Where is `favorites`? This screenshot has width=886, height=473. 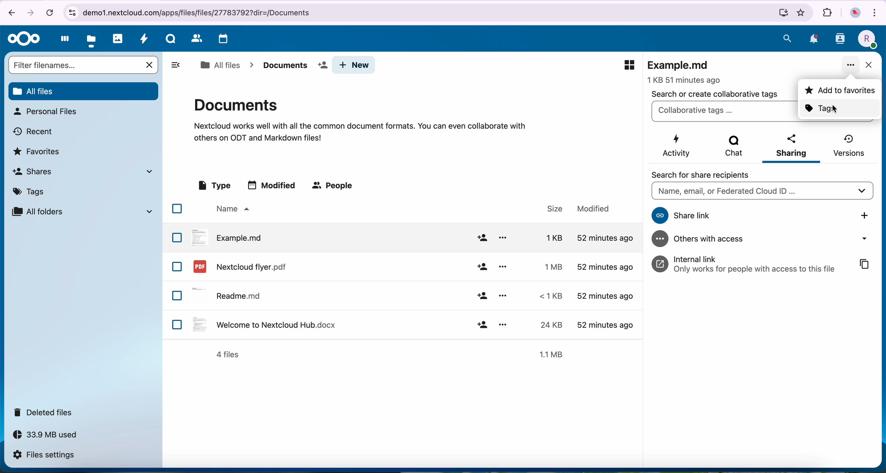 favorites is located at coordinates (38, 151).